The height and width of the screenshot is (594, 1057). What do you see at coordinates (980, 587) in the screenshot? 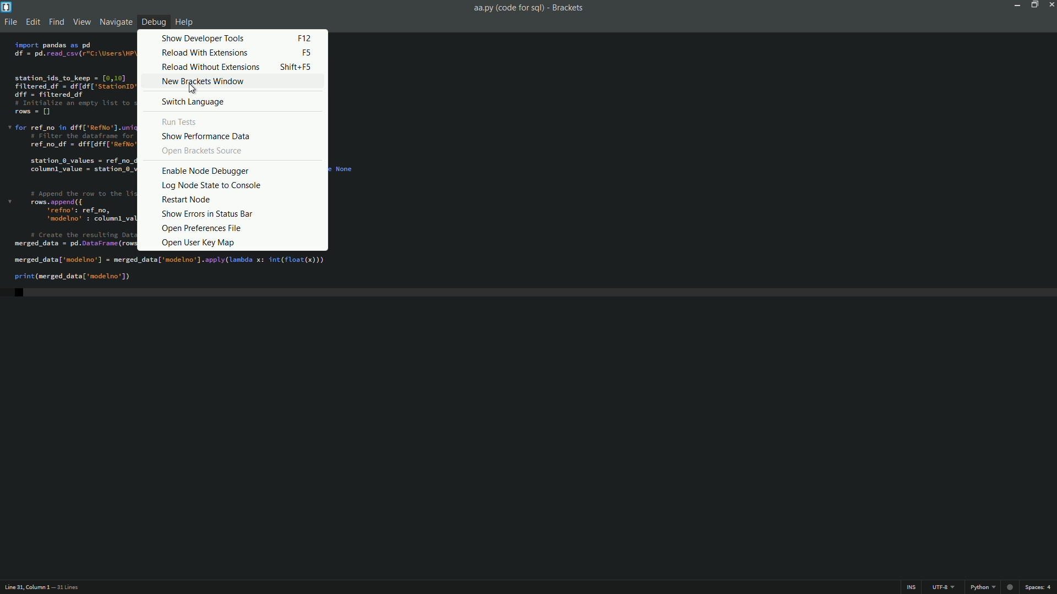
I see `Python` at bounding box center [980, 587].